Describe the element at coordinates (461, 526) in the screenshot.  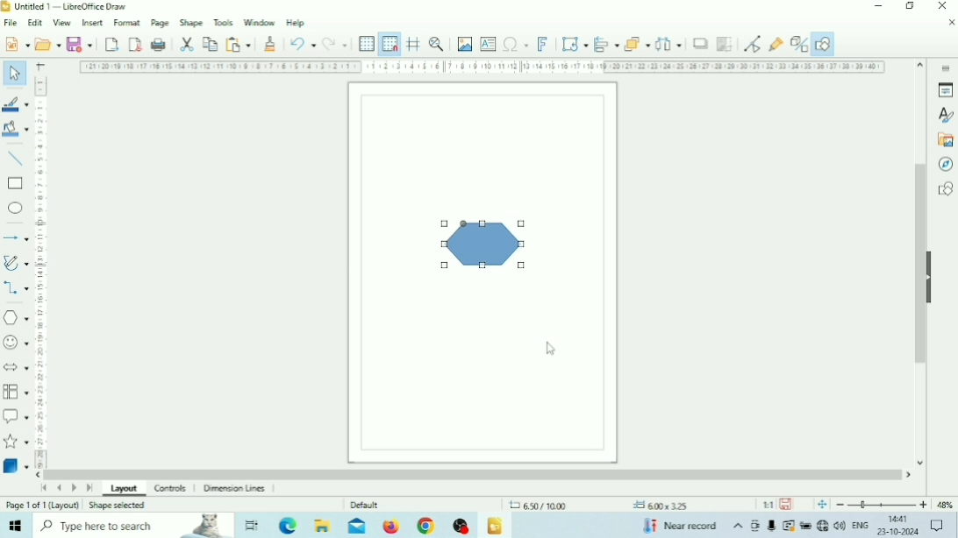
I see `OBS Studio` at that location.